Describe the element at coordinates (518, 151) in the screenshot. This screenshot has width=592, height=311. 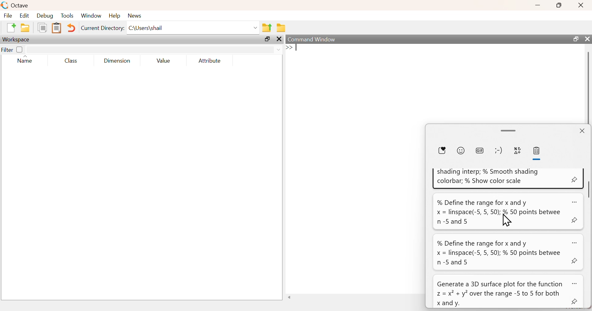
I see `special character` at that location.